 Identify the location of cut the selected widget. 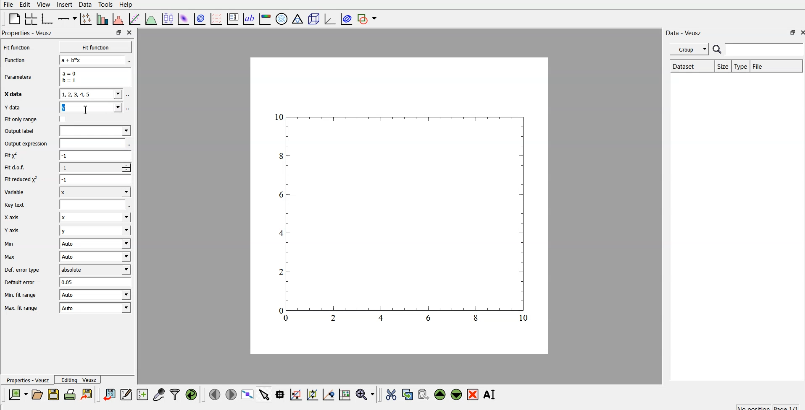
(390, 396).